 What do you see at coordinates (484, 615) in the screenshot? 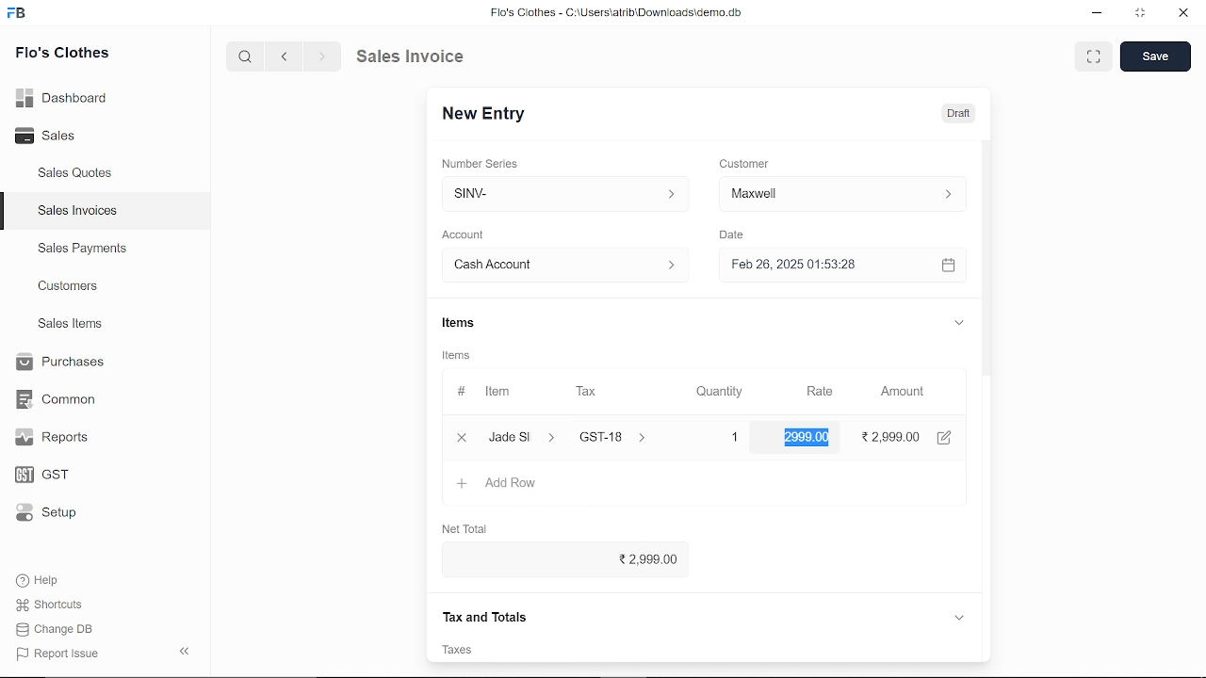
I see `References` at bounding box center [484, 615].